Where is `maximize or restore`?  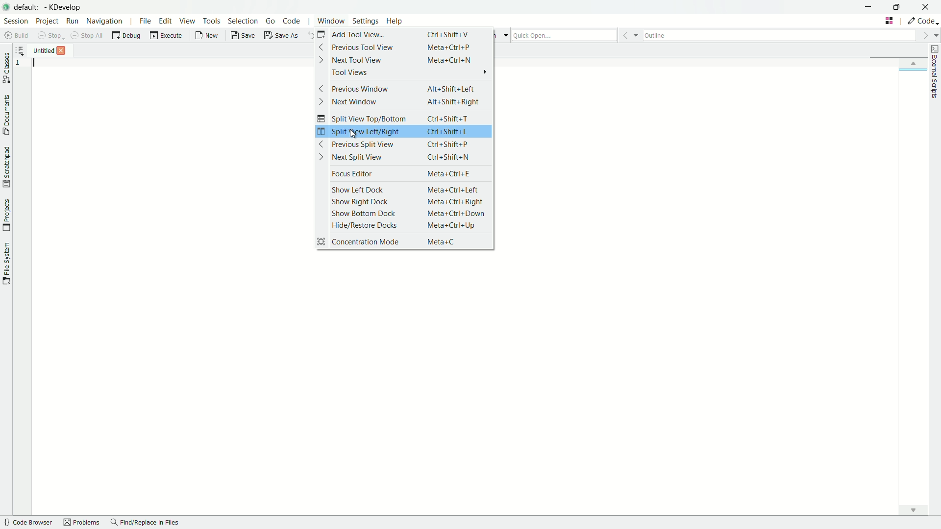 maximize or restore is located at coordinates (898, 7).